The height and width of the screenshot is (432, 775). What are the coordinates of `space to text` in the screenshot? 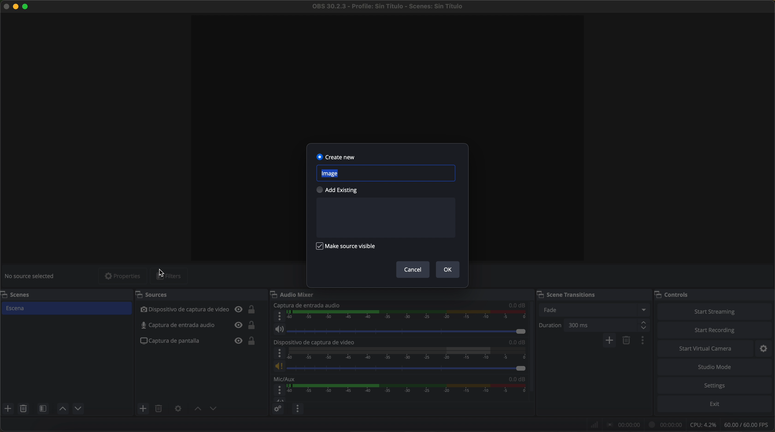 It's located at (384, 217).